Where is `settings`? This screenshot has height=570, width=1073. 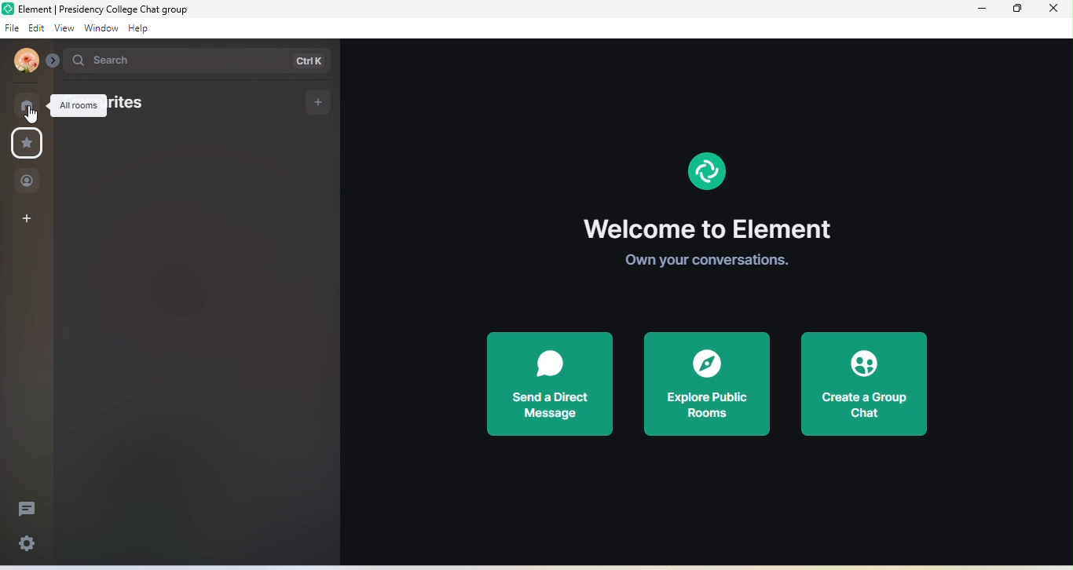
settings is located at coordinates (28, 546).